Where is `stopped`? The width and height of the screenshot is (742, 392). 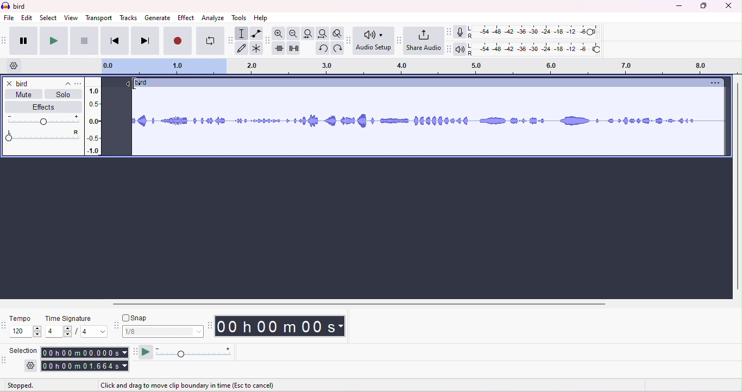 stopped is located at coordinates (21, 386).